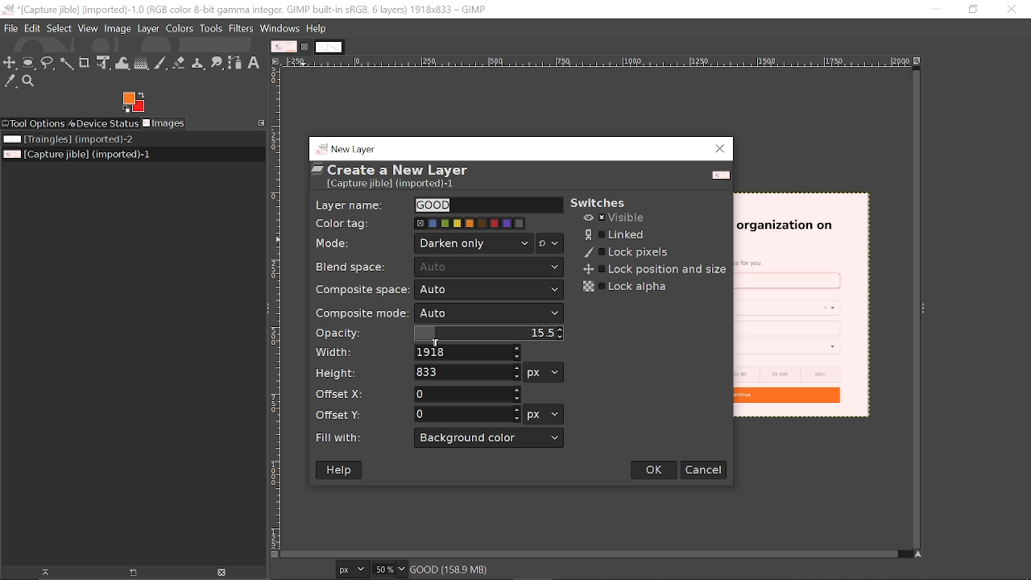 The height and width of the screenshot is (580, 1031). I want to click on Configure this tab, so click(259, 122).